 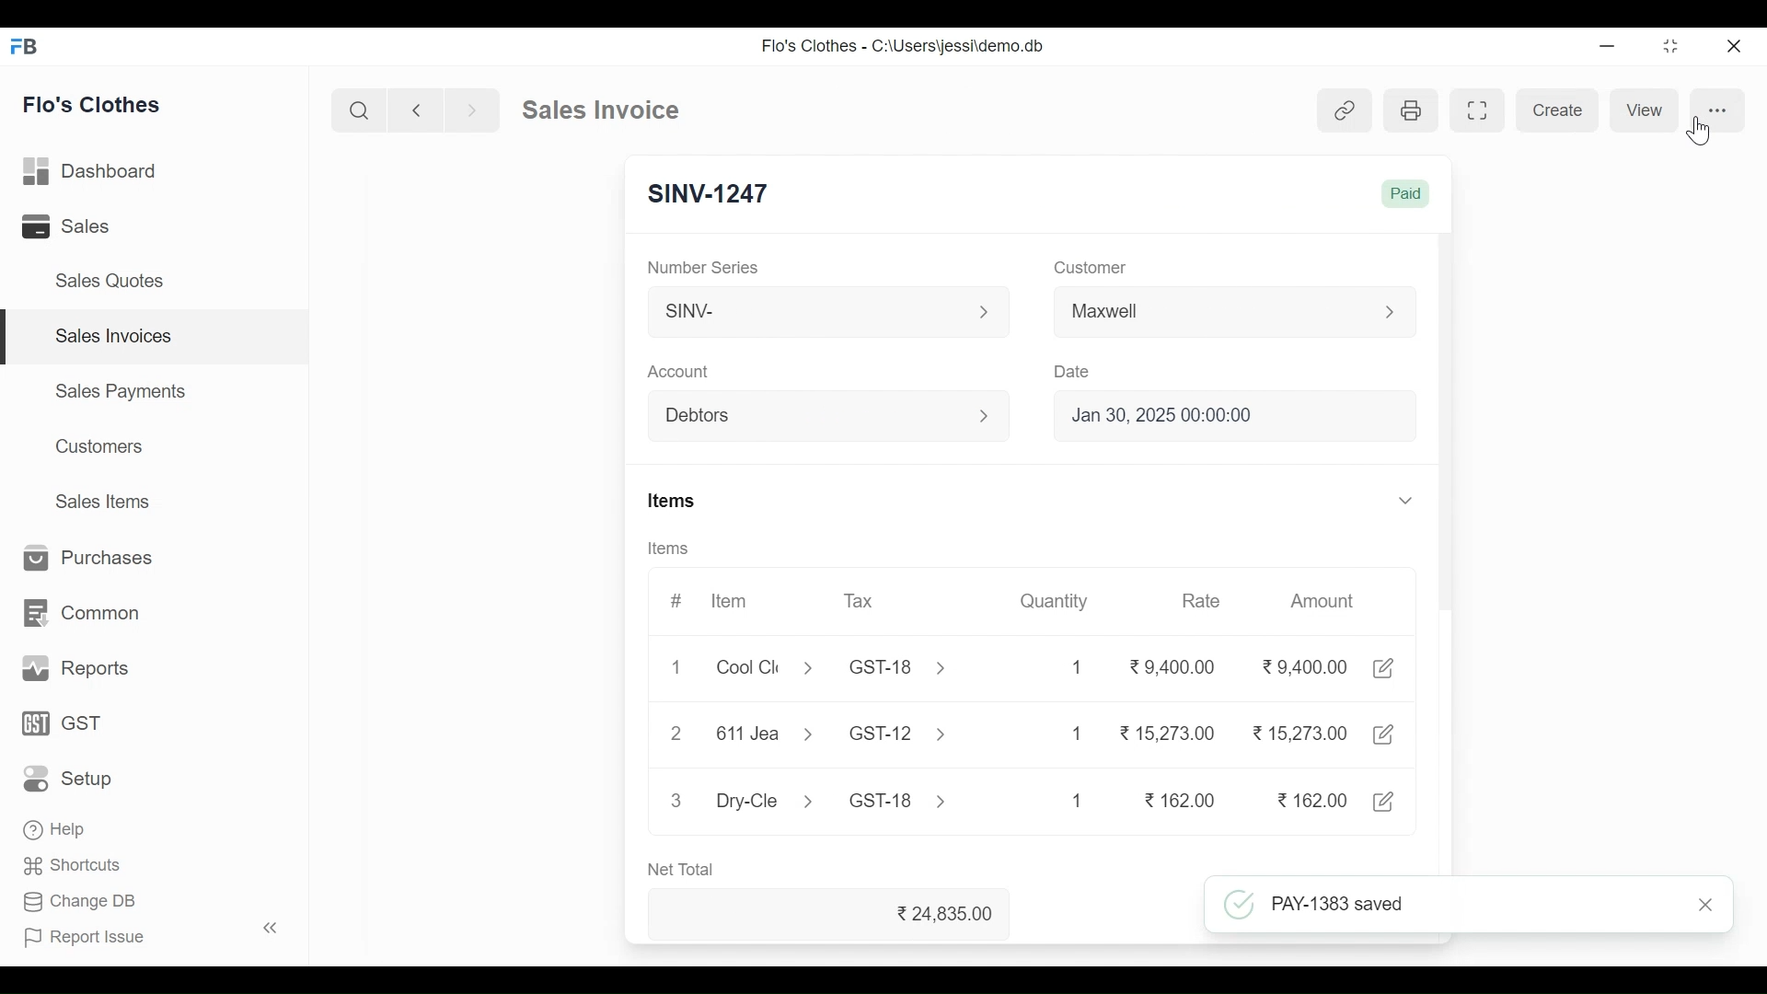 I want to click on Expand, so click(x=1406, y=500).